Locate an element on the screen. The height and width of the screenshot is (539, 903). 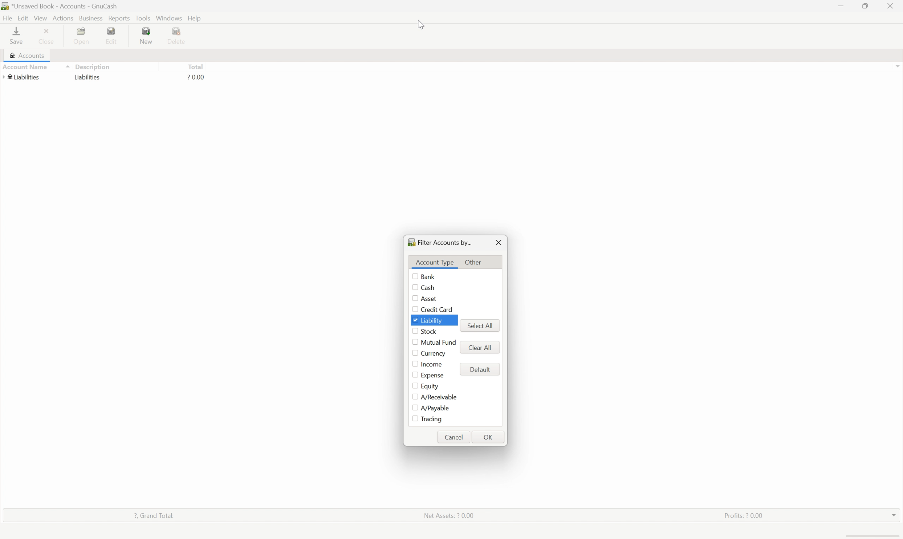
Checkbox is located at coordinates (414, 276).